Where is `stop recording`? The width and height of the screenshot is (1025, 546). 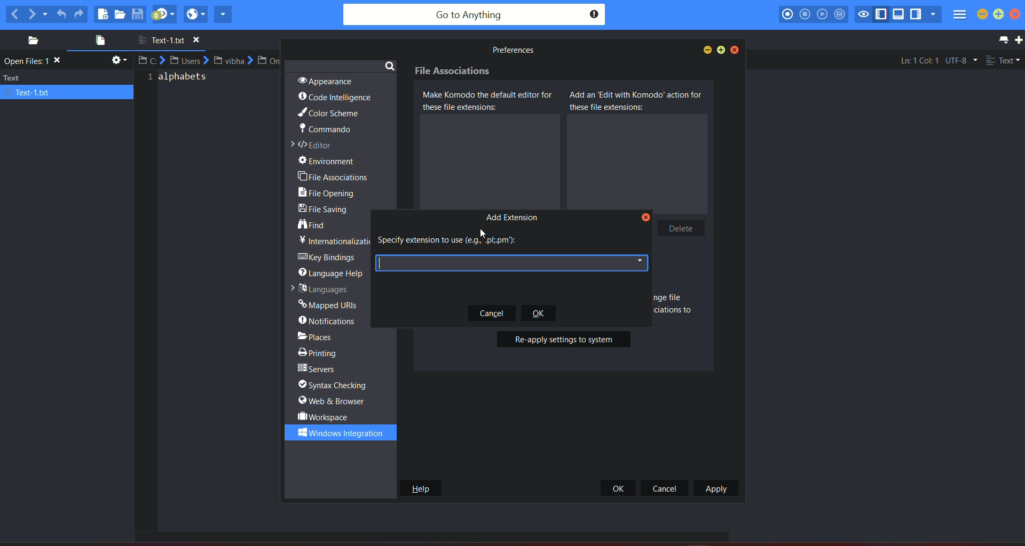 stop recording is located at coordinates (805, 14).